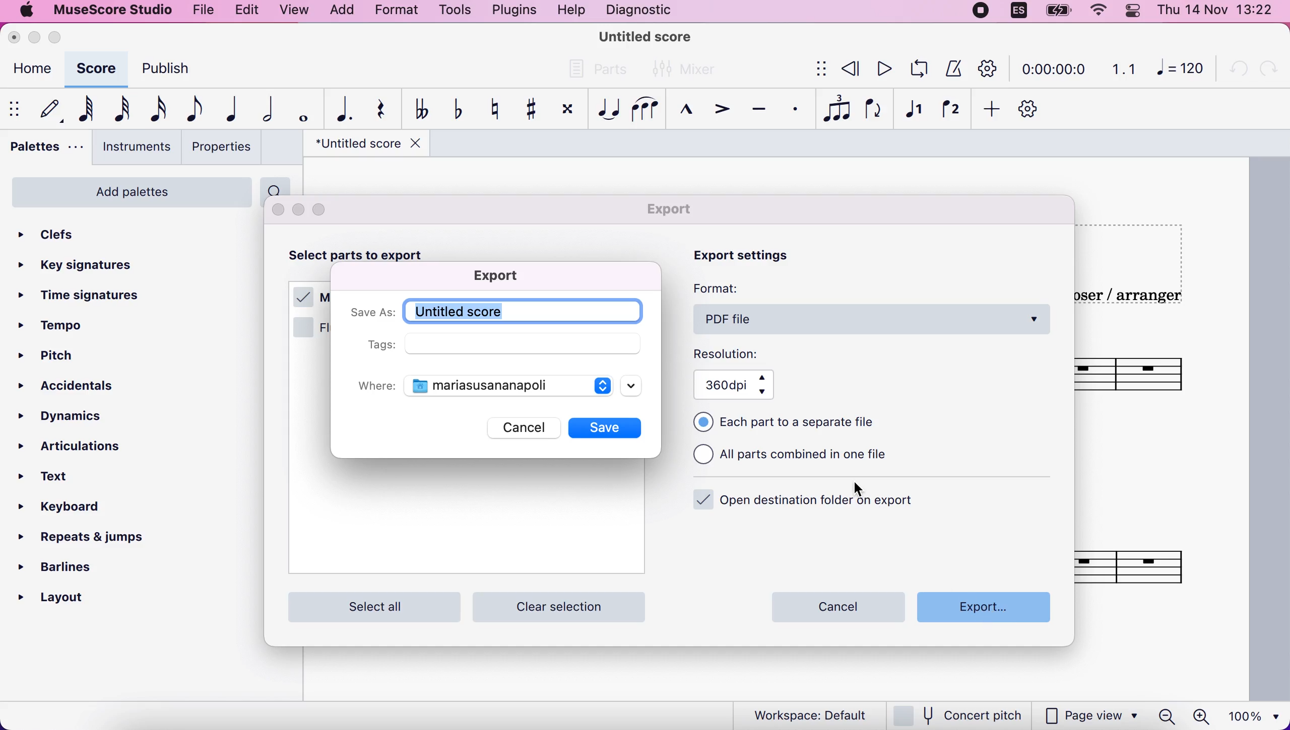 This screenshot has height=730, width=1290. Describe the element at coordinates (70, 447) in the screenshot. I see `articulations` at that location.